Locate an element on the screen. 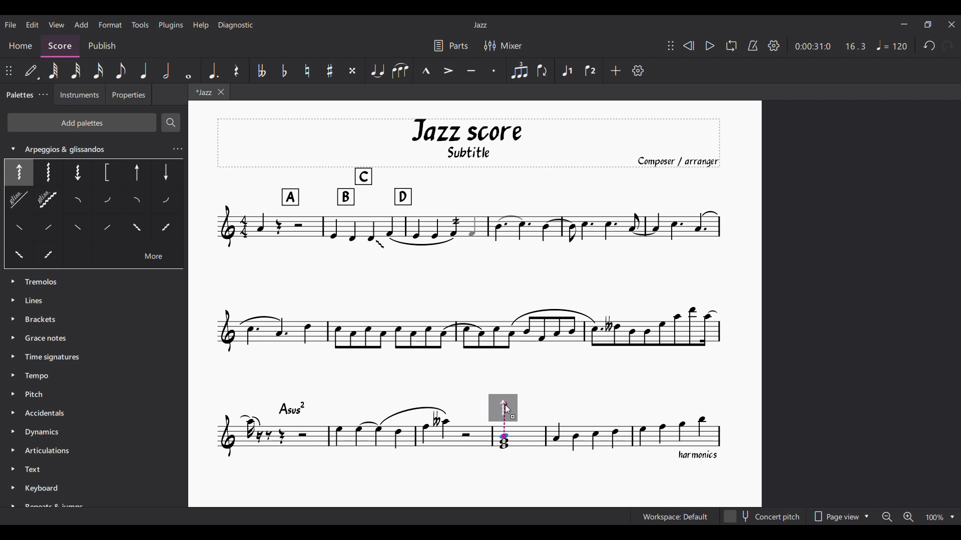 The height and width of the screenshot is (540, 961). Indicates point of contact is located at coordinates (505, 420).